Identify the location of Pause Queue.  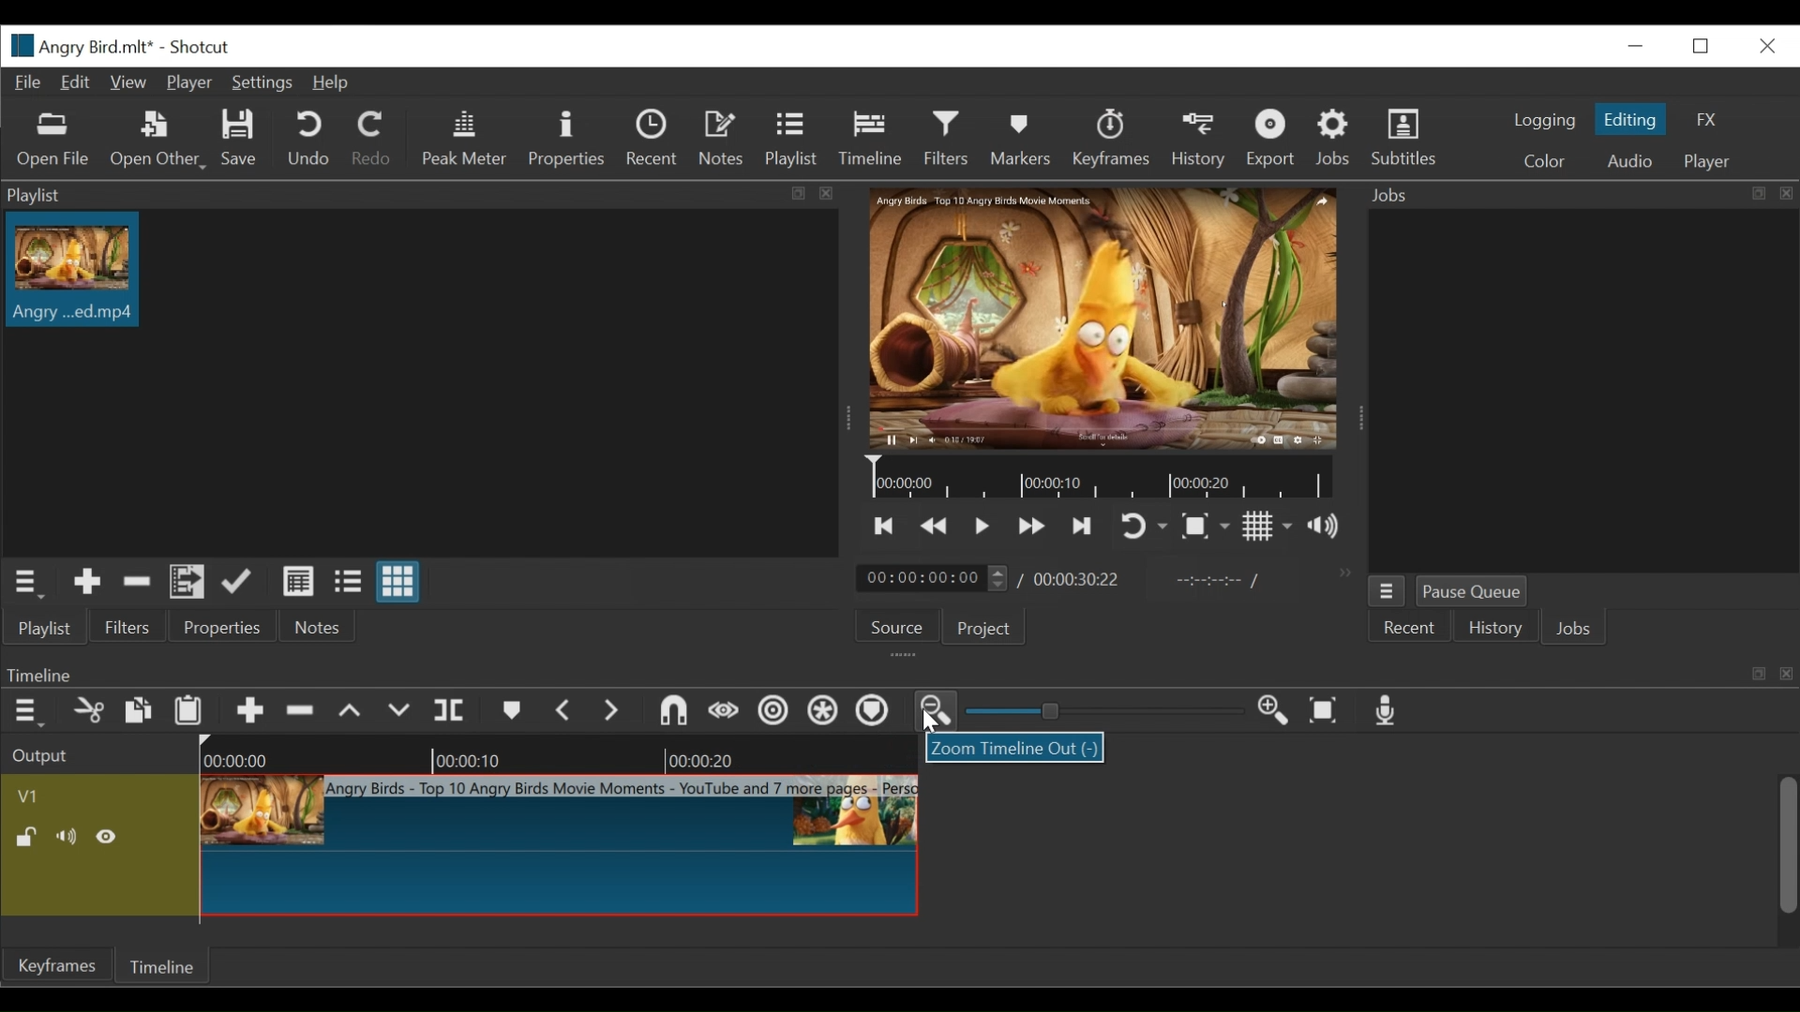
(1470, 590).